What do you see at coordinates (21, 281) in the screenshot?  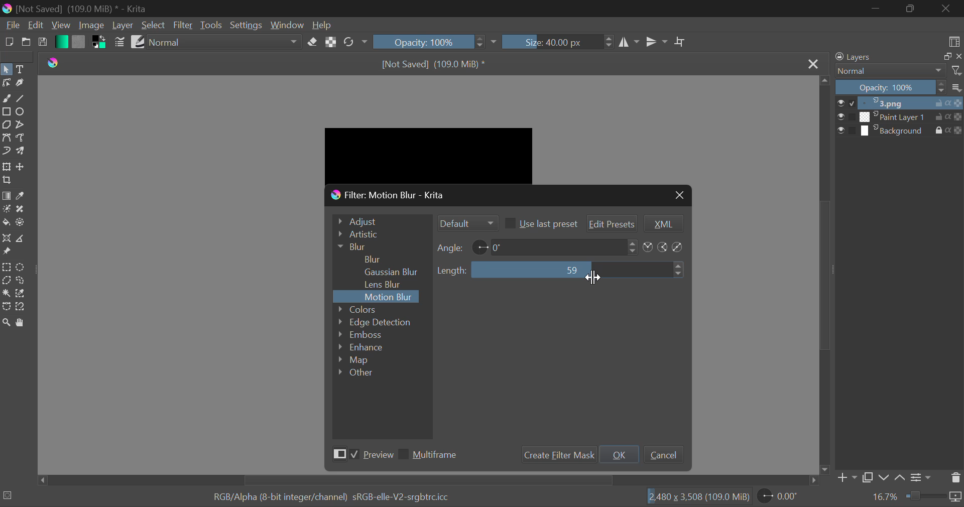 I see `Freehand Selection Tool` at bounding box center [21, 281].